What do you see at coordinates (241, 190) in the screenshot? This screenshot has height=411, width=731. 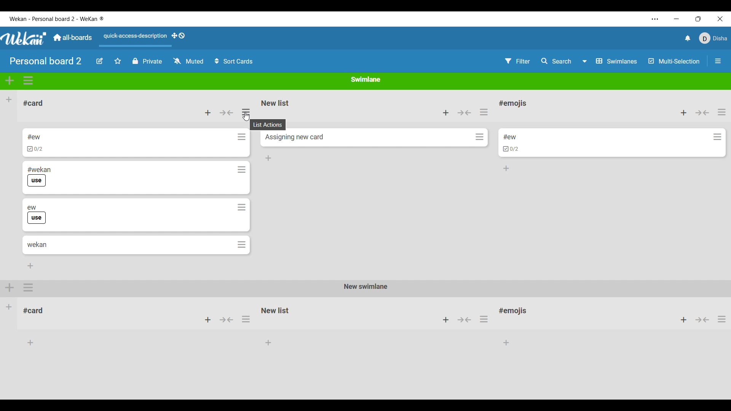 I see `Card actions for respective card in the list` at bounding box center [241, 190].